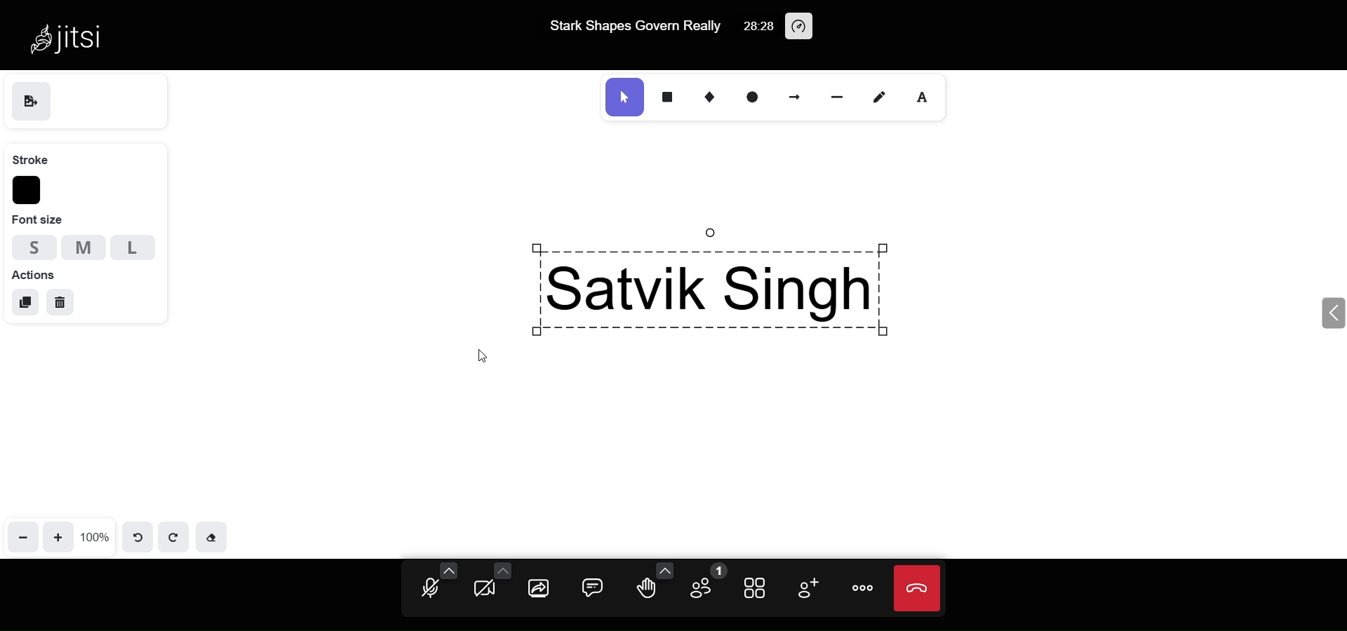 The image size is (1347, 631). Describe the element at coordinates (30, 160) in the screenshot. I see `stroke` at that location.